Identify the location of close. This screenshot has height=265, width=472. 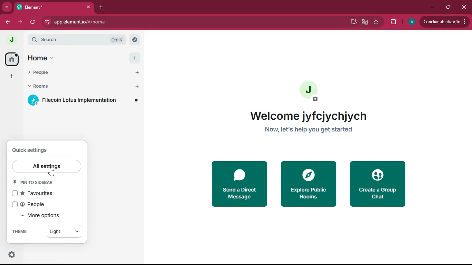
(87, 7).